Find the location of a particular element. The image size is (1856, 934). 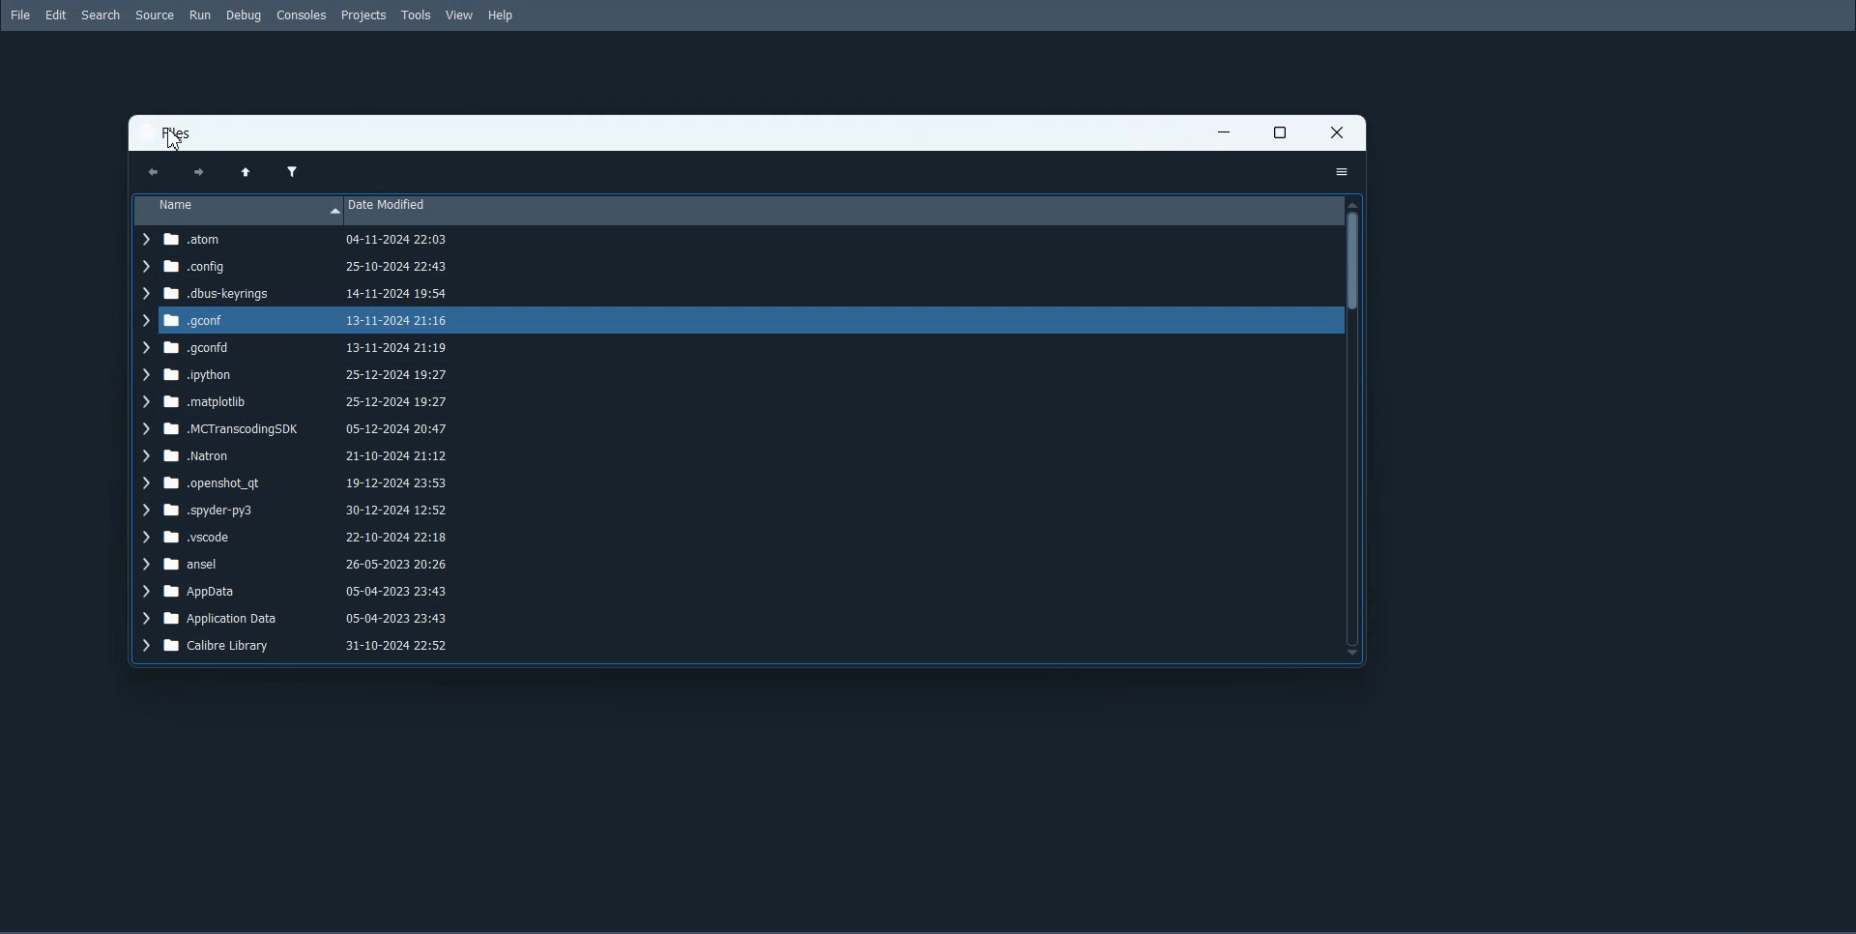

Files is located at coordinates (180, 134).